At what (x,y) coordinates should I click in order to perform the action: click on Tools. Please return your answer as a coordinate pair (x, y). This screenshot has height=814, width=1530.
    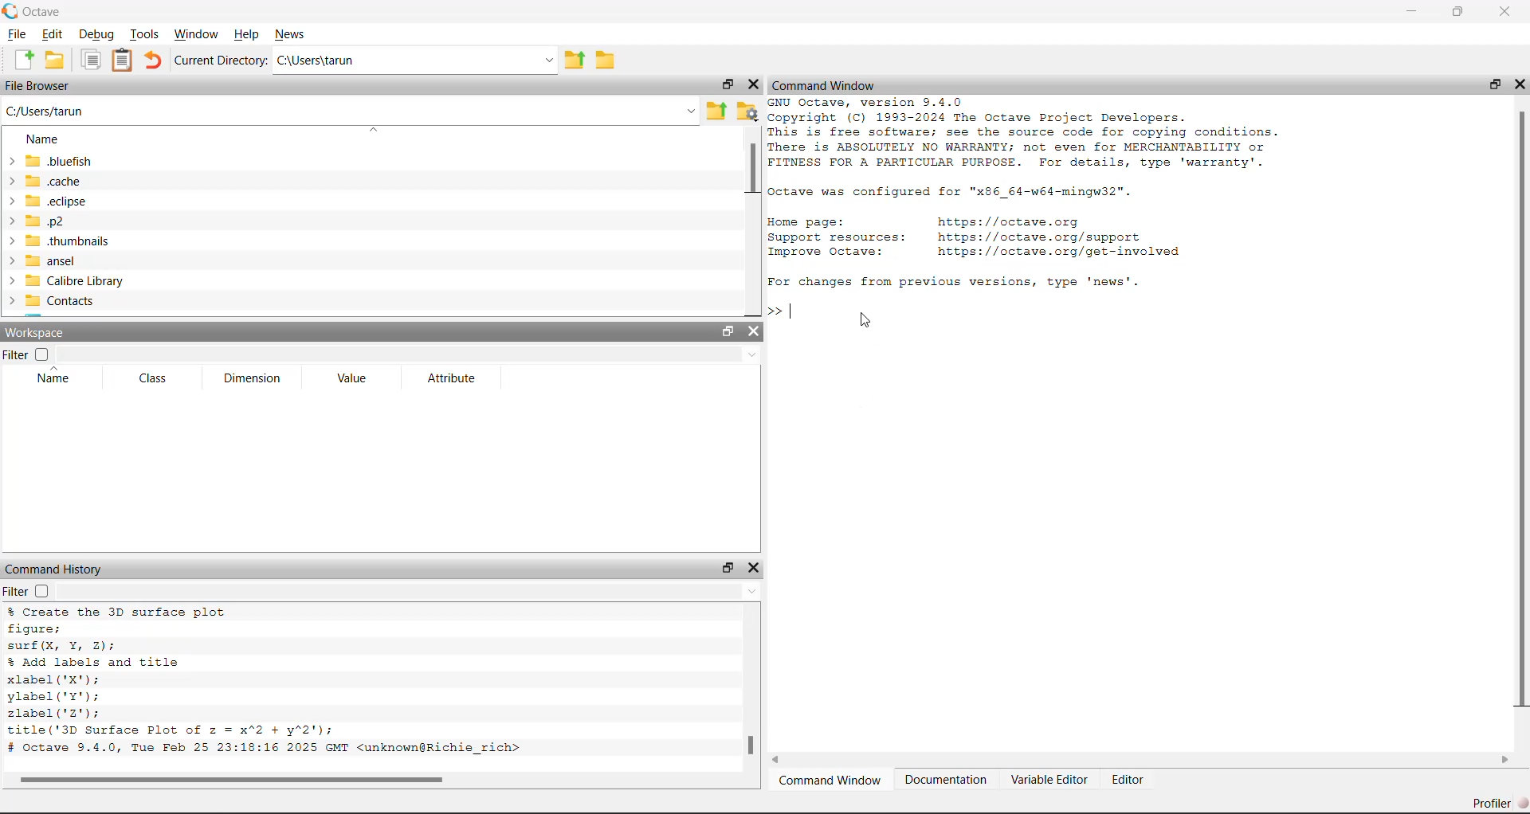
    Looking at the image, I should click on (147, 33).